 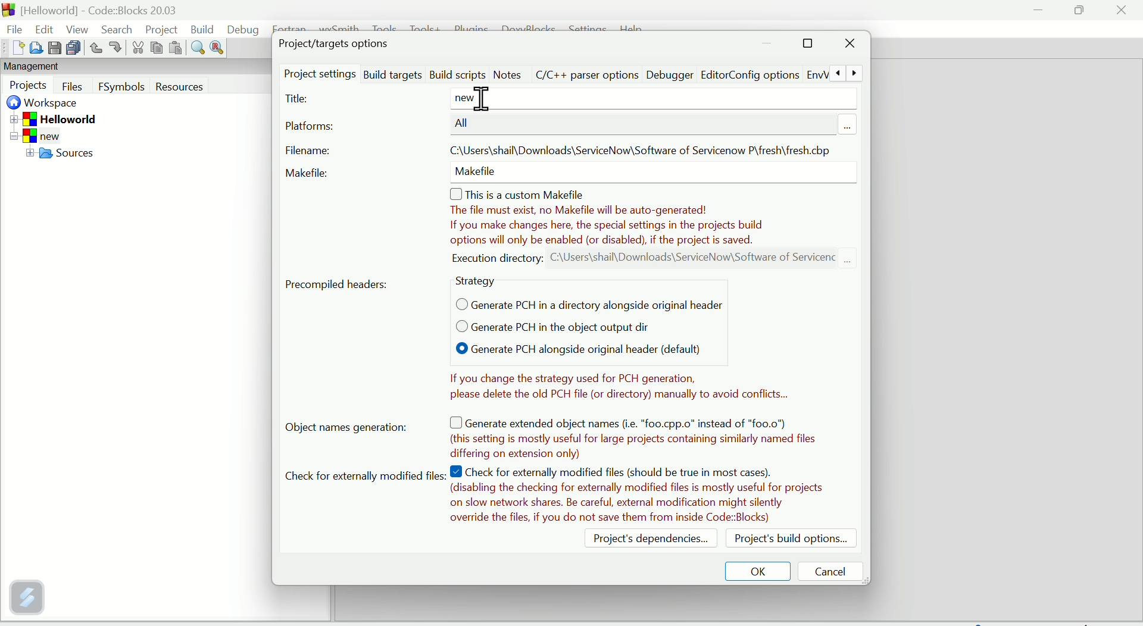 I want to click on , so click(x=95, y=48).